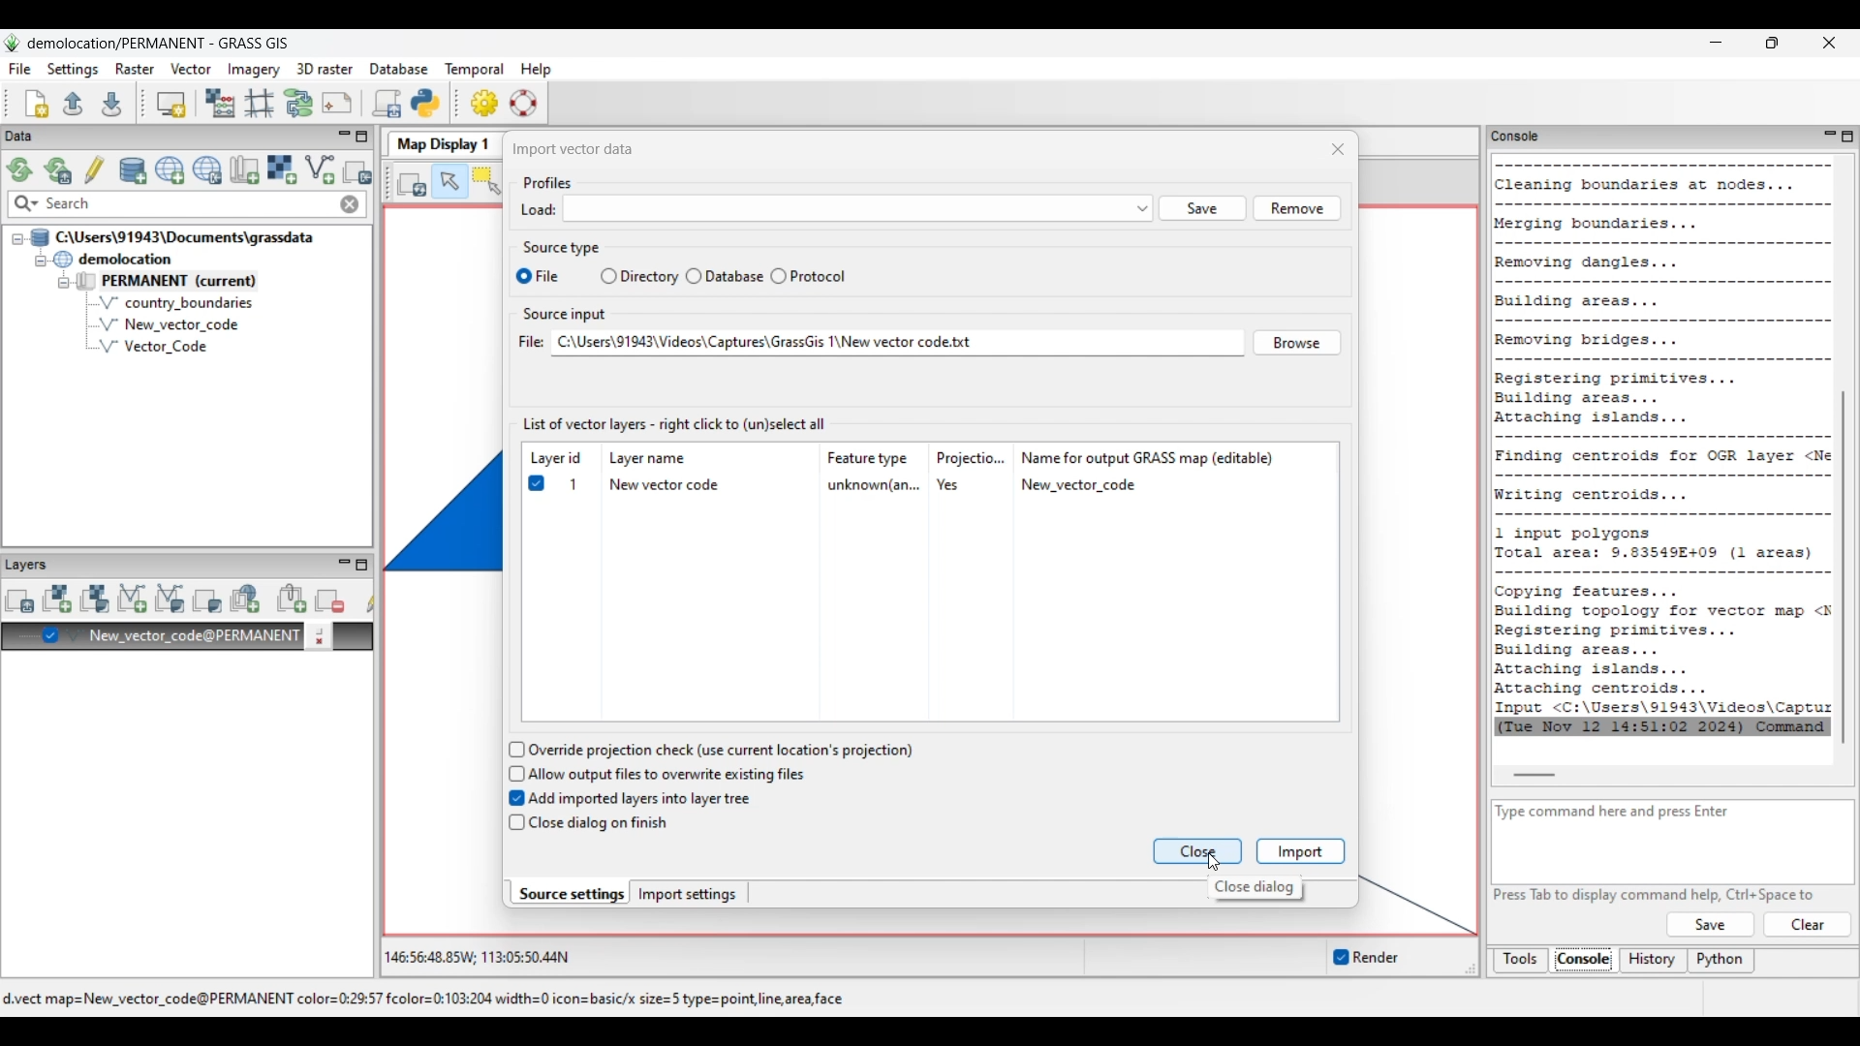  Describe the element at coordinates (449, 182) in the screenshot. I see `Pointer, current highlighted selection` at that location.